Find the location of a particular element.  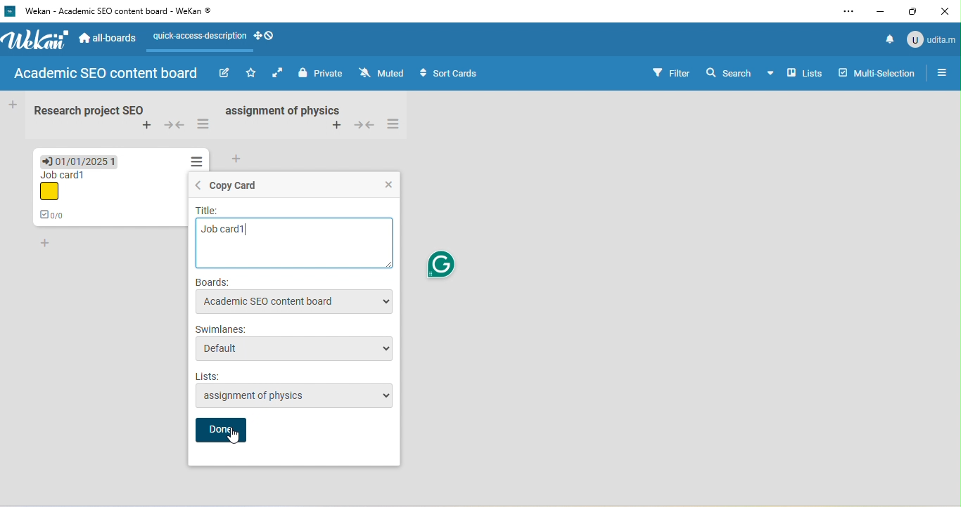

multi selection is located at coordinates (879, 74).